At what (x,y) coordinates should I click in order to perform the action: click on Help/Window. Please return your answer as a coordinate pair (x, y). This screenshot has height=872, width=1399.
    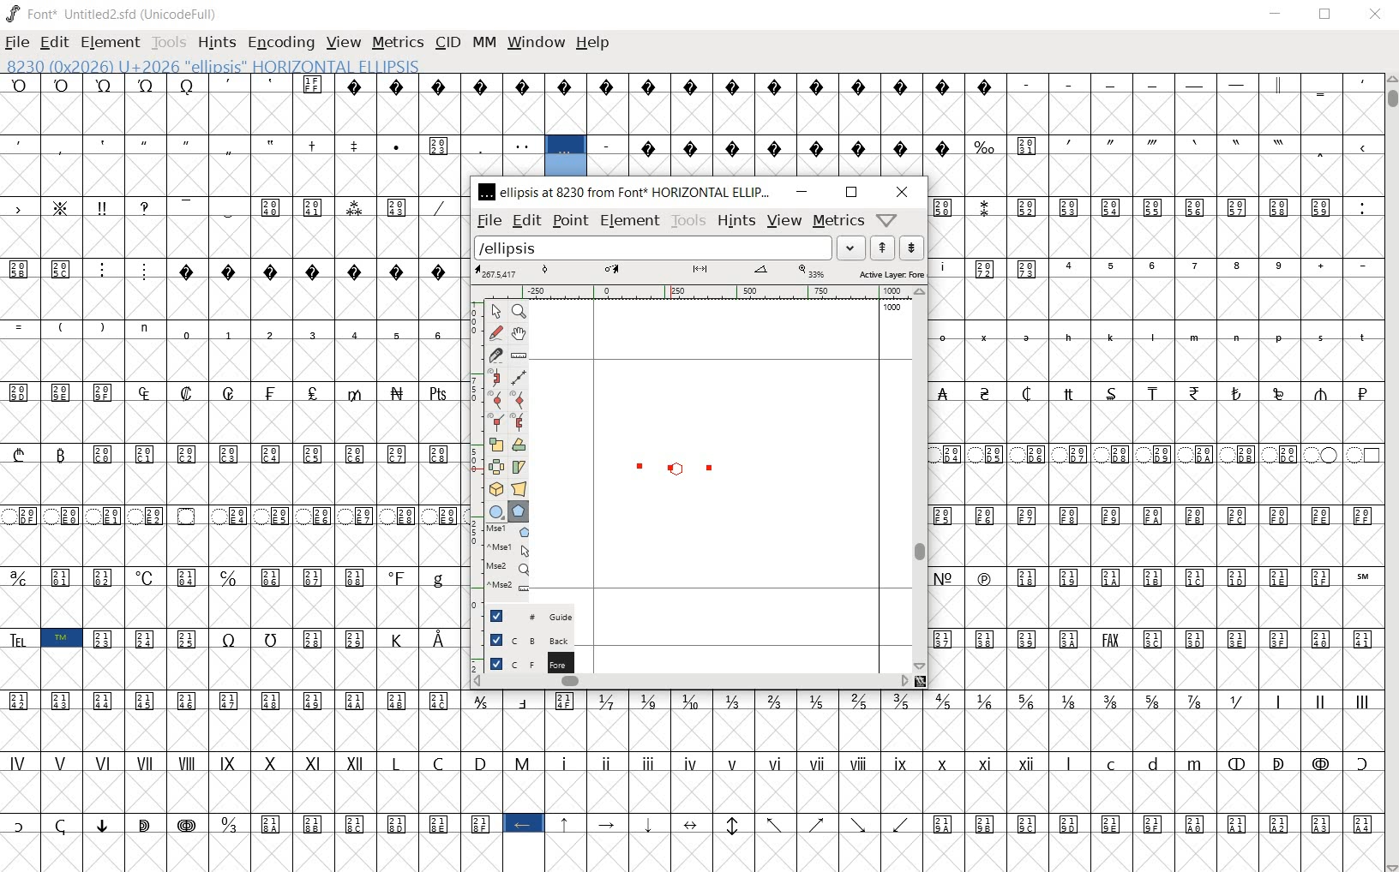
    Looking at the image, I should click on (886, 220).